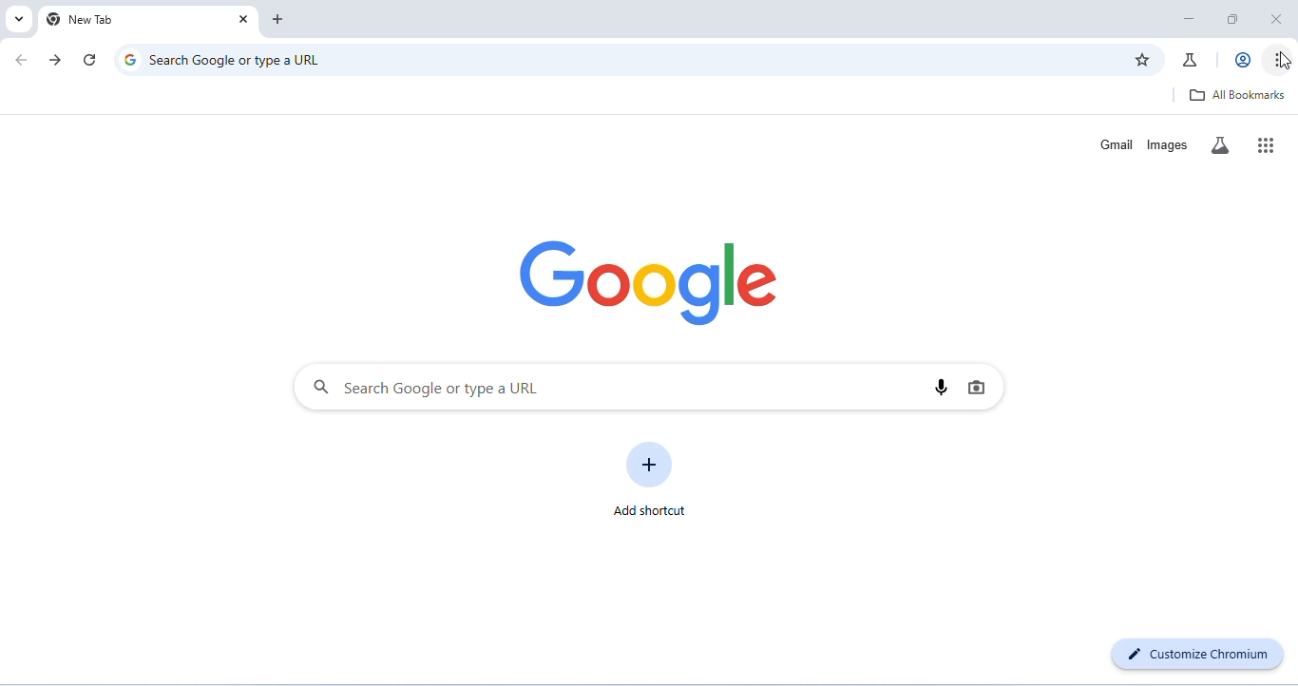 The width and height of the screenshot is (1298, 686). Describe the element at coordinates (241, 19) in the screenshot. I see `close tab` at that location.